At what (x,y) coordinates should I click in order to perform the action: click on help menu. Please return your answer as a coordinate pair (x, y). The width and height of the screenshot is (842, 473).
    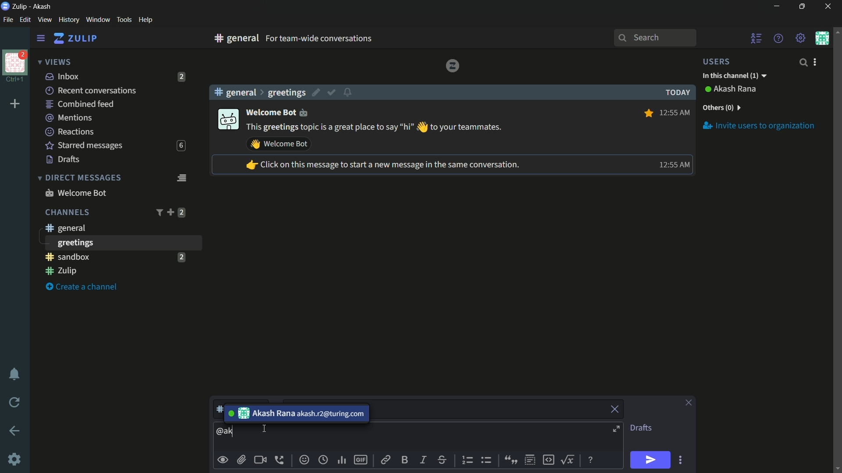
    Looking at the image, I should click on (145, 20).